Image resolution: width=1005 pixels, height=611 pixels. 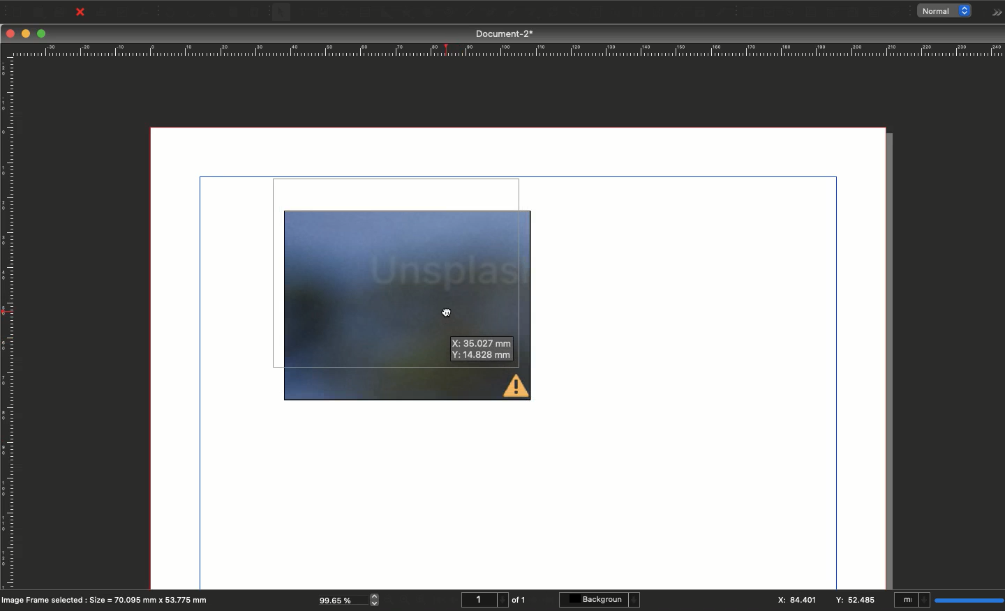 What do you see at coordinates (145, 12) in the screenshot?
I see `Save as PDF` at bounding box center [145, 12].